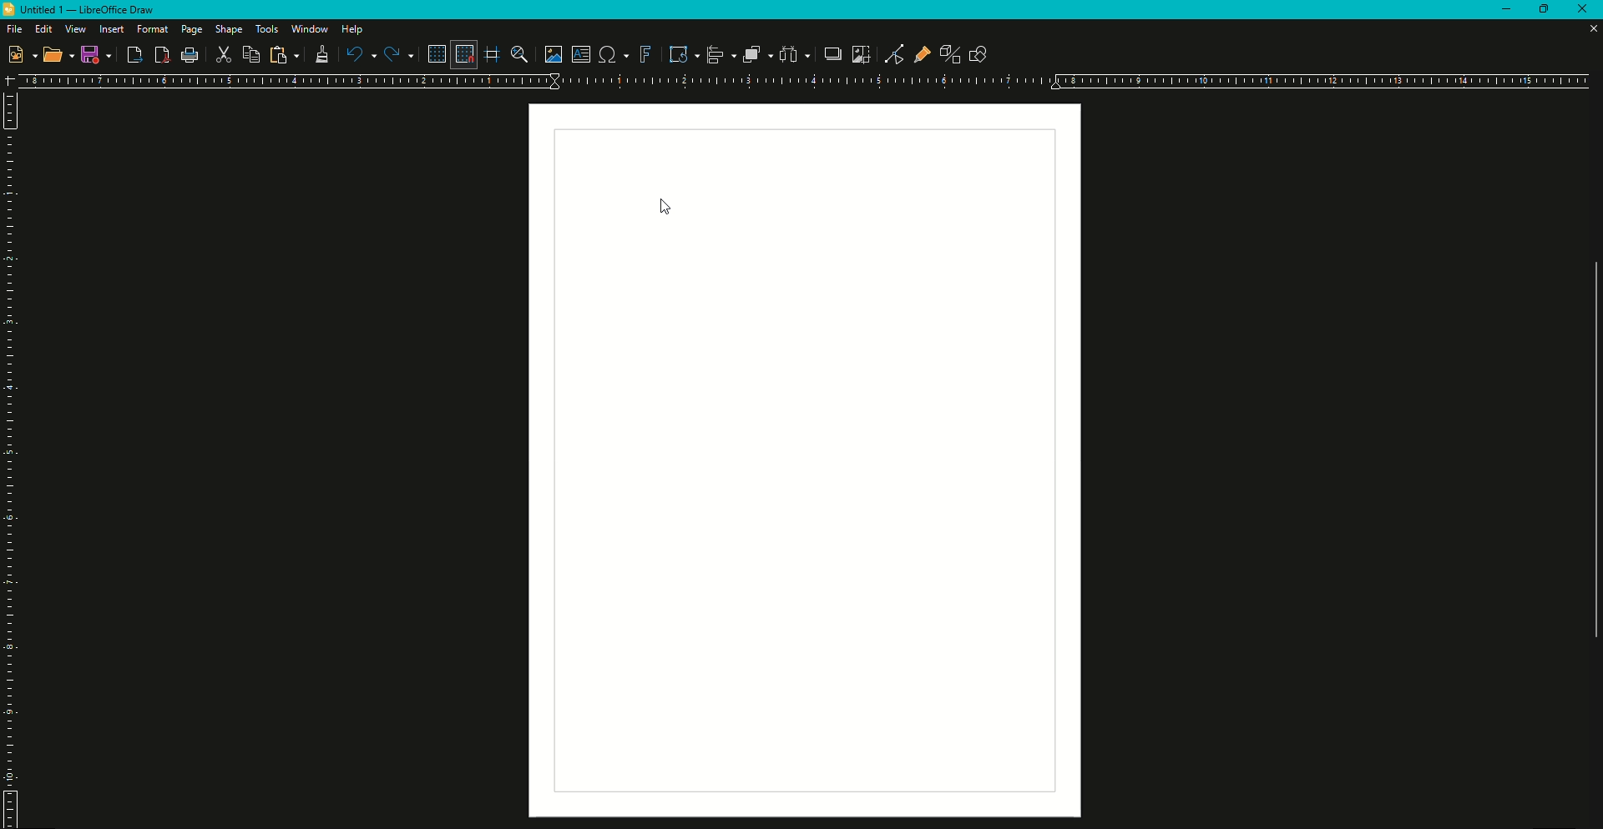  What do you see at coordinates (57, 57) in the screenshot?
I see `Open` at bounding box center [57, 57].